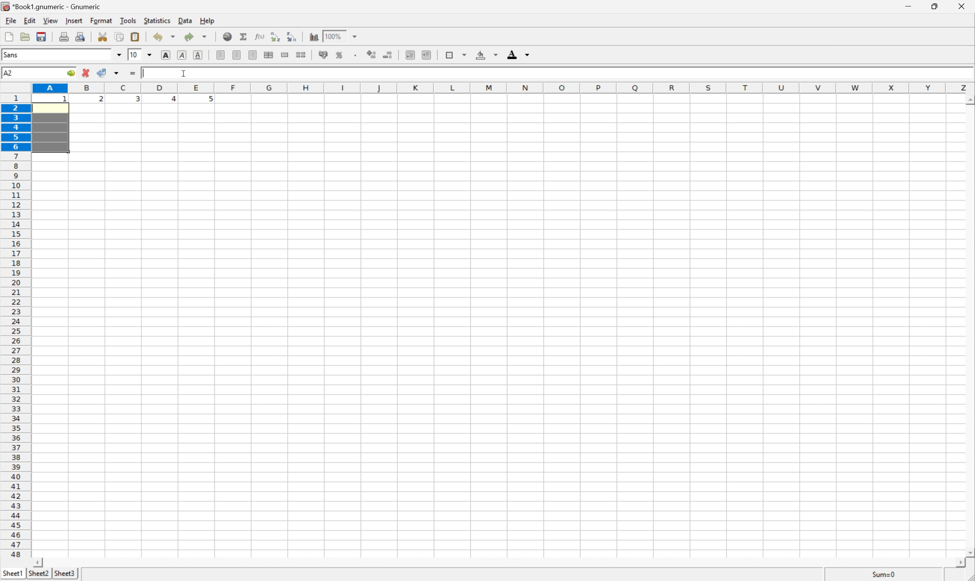 This screenshot has width=975, height=581. What do you see at coordinates (12, 575) in the screenshot?
I see `sheet1` at bounding box center [12, 575].